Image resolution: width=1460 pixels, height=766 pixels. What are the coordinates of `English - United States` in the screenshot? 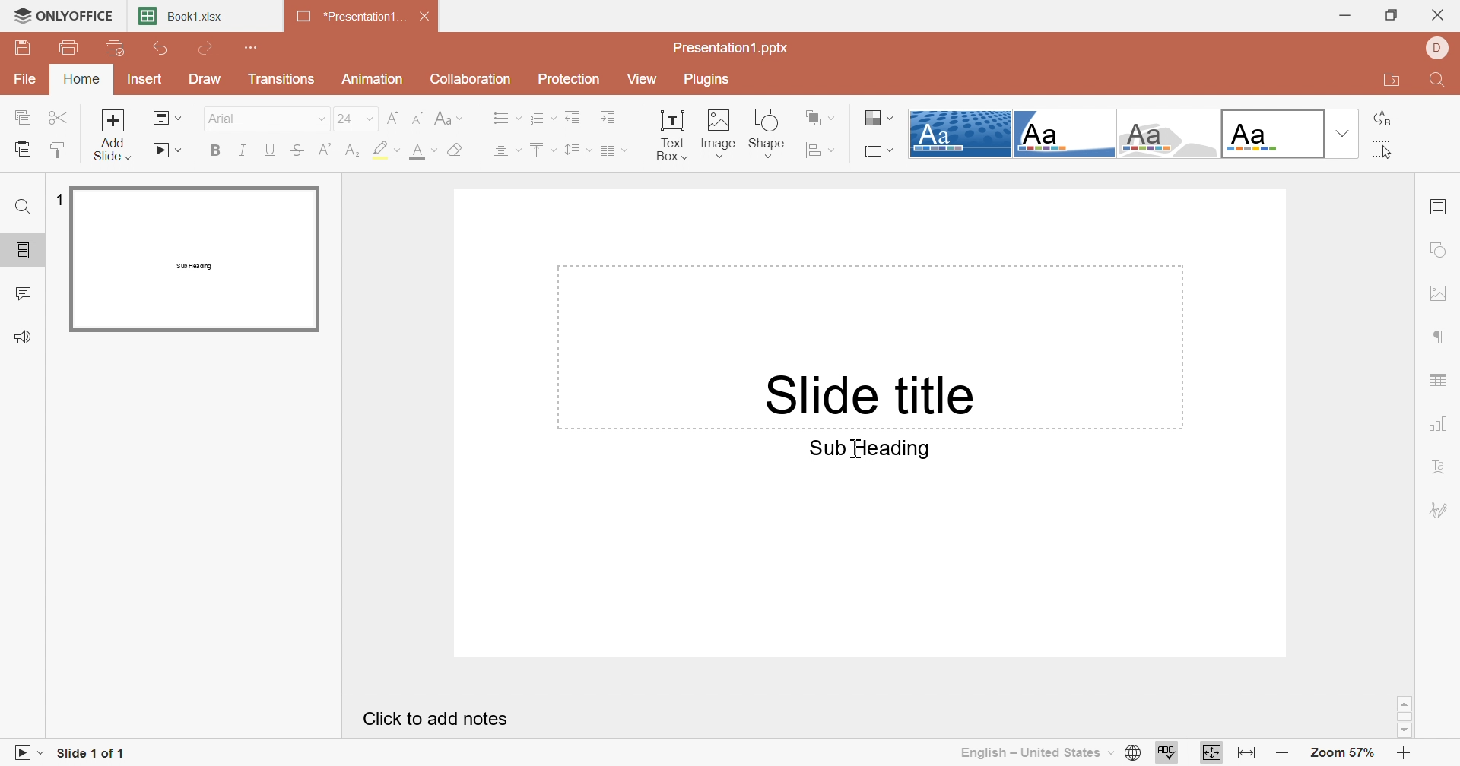 It's located at (1036, 752).